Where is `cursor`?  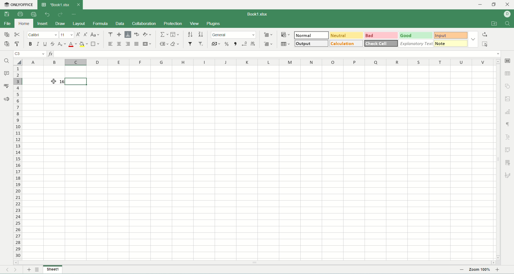 cursor is located at coordinates (54, 82).